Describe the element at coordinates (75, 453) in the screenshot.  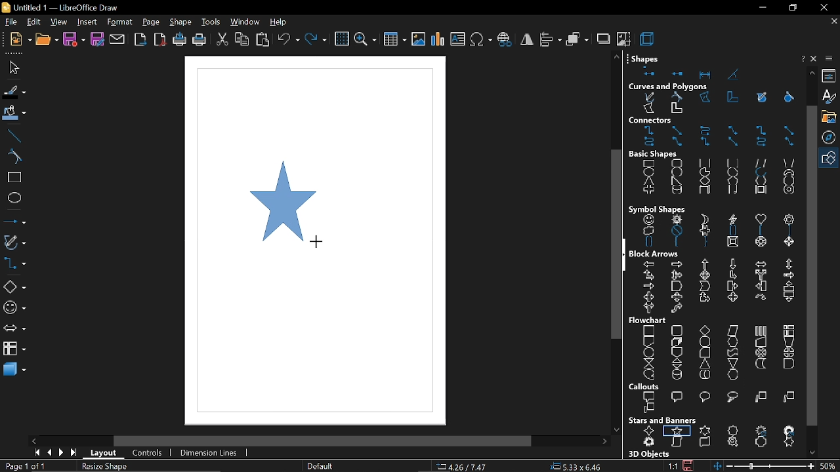
I see `go to last page` at that location.